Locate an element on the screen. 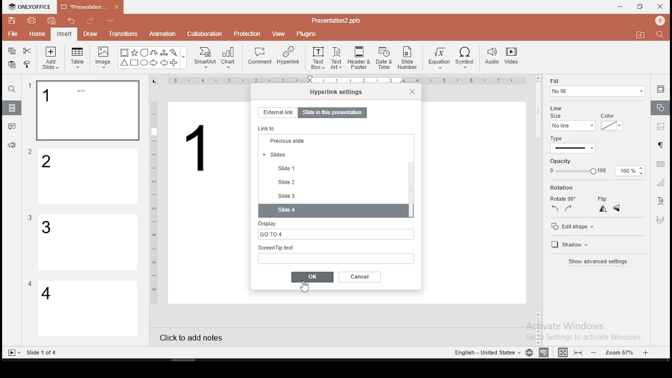 The width and height of the screenshot is (672, 378).  is located at coordinates (30, 218).